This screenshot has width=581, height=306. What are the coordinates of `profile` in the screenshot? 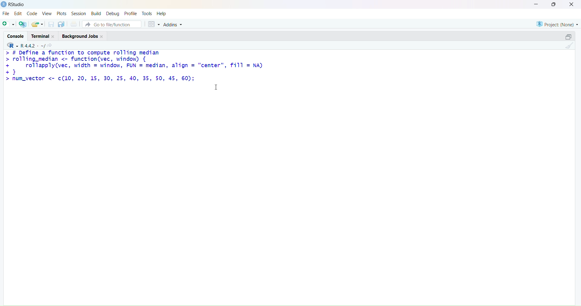 It's located at (130, 14).